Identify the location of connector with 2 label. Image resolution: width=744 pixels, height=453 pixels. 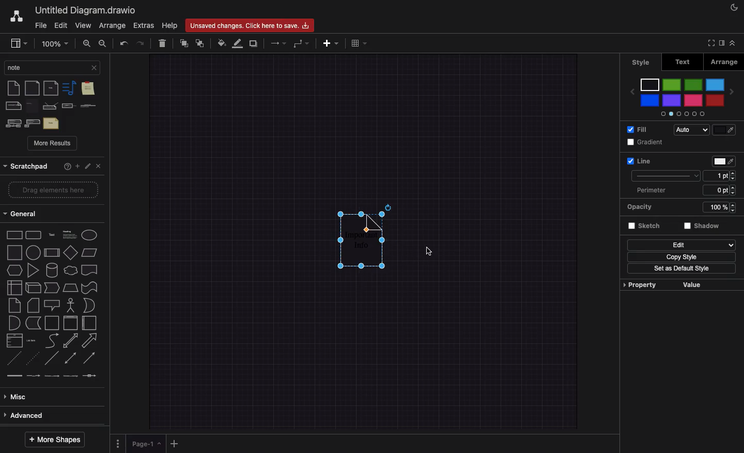
(53, 379).